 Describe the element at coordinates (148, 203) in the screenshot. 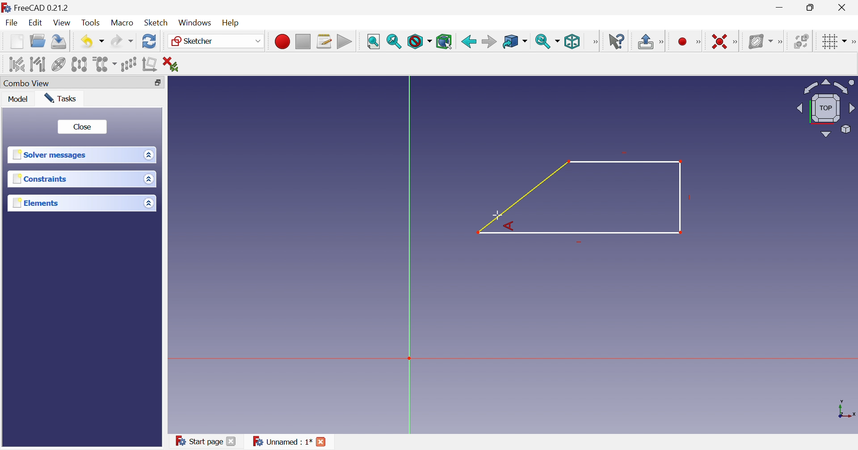

I see `Drop Down` at that location.